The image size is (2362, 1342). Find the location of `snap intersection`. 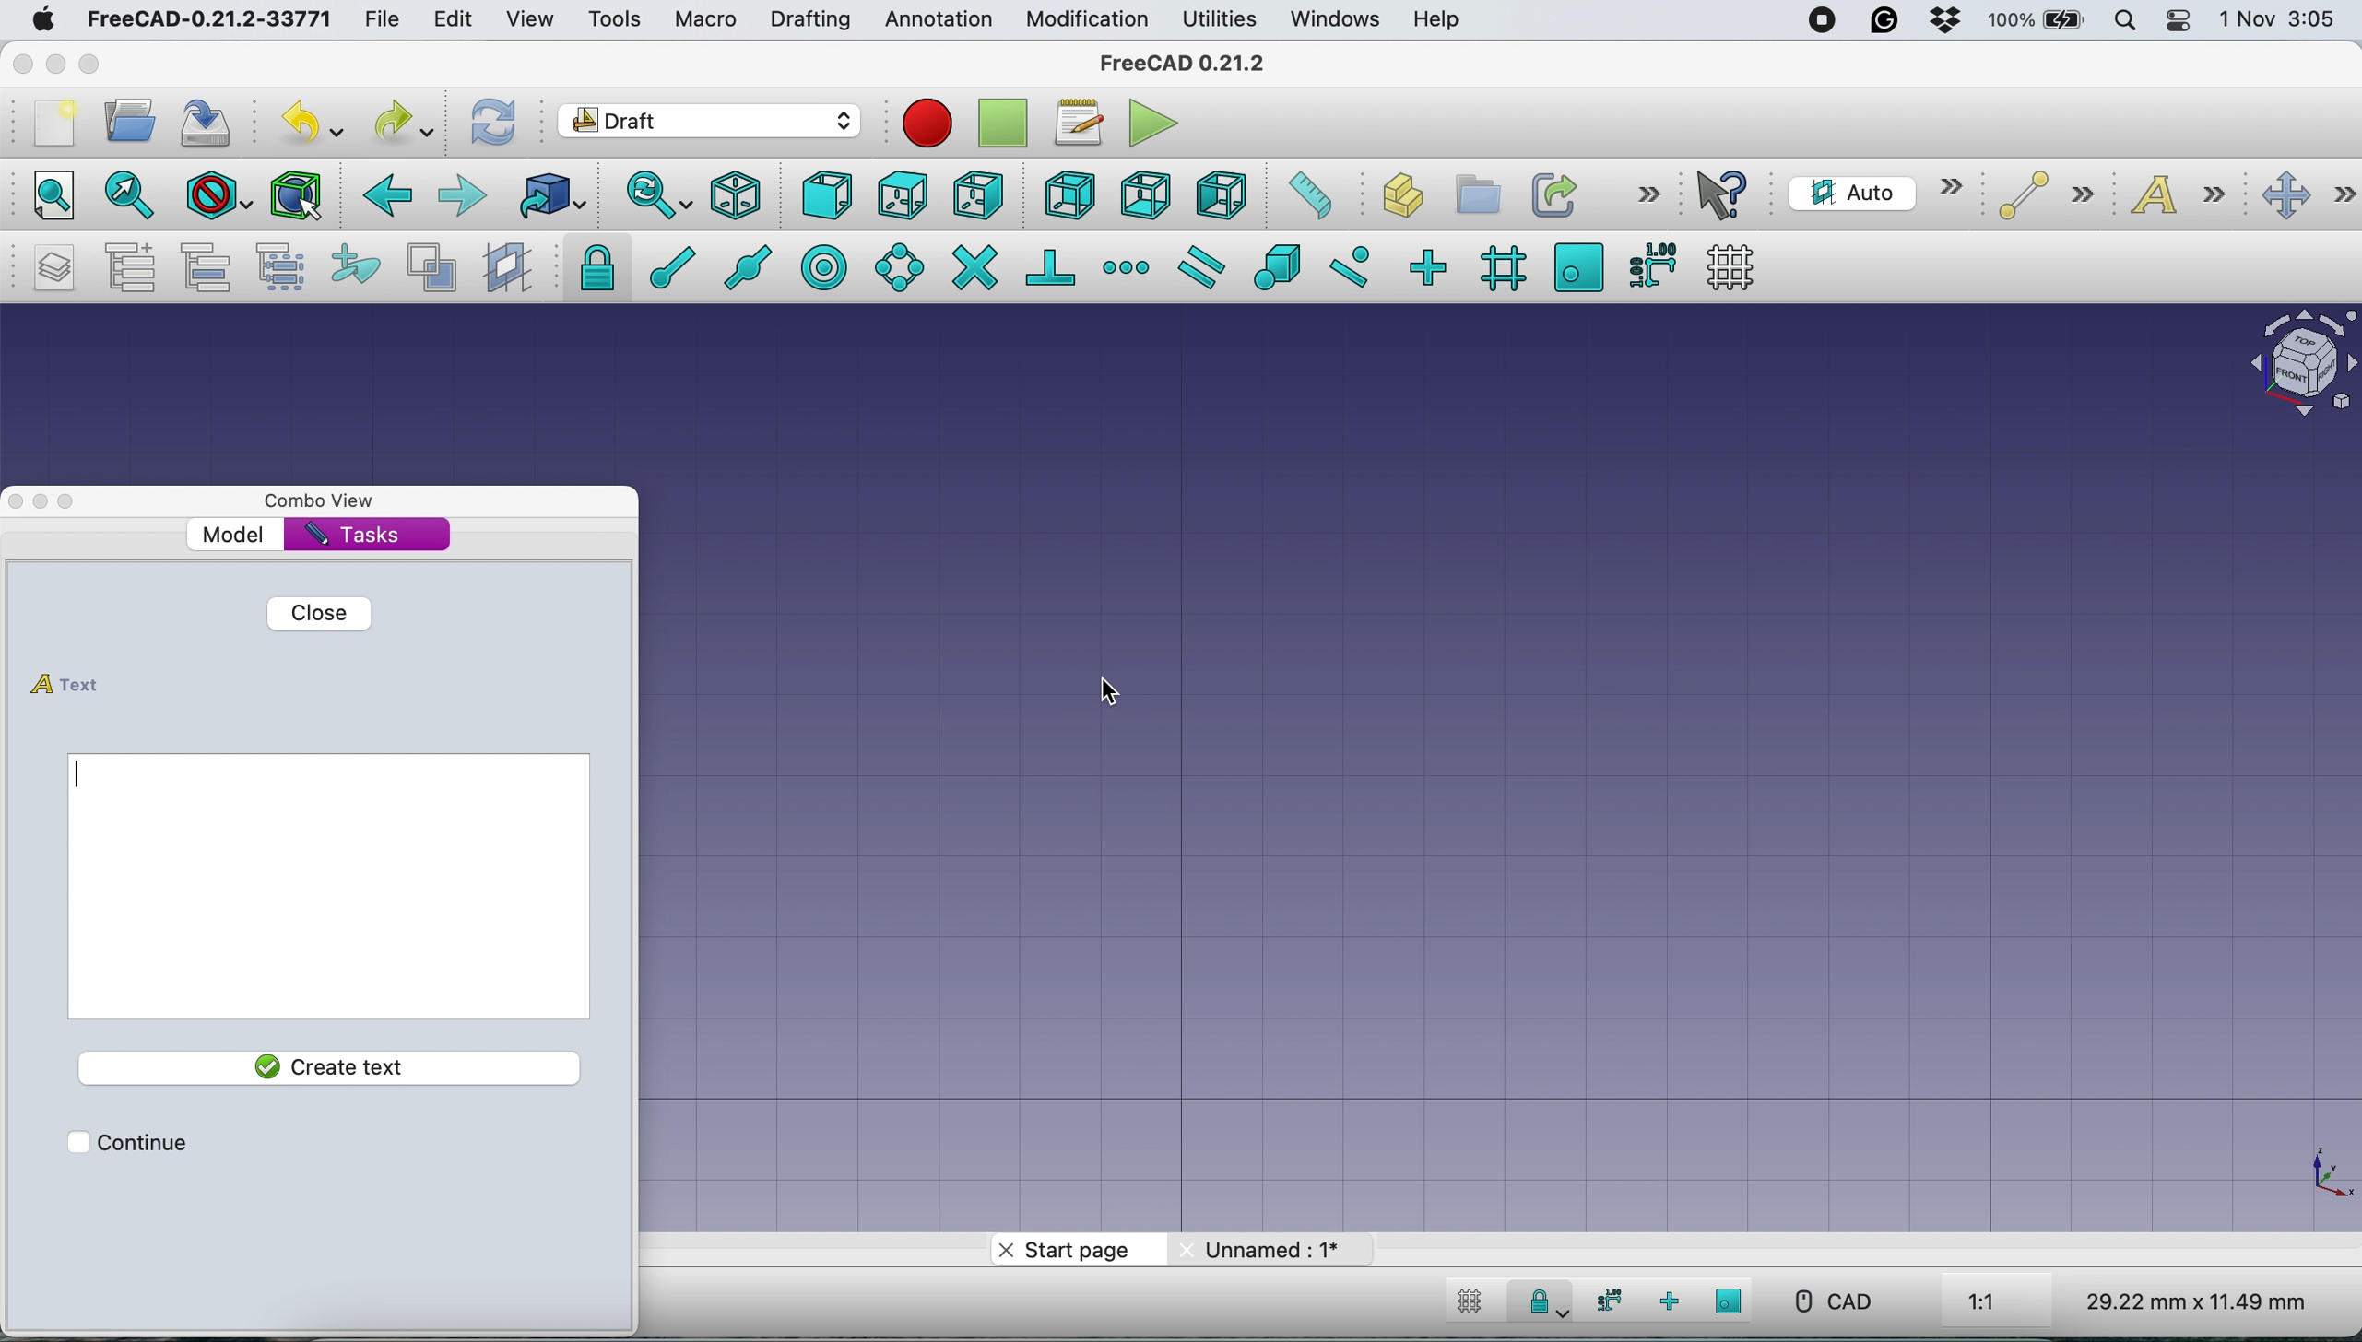

snap intersection is located at coordinates (974, 269).